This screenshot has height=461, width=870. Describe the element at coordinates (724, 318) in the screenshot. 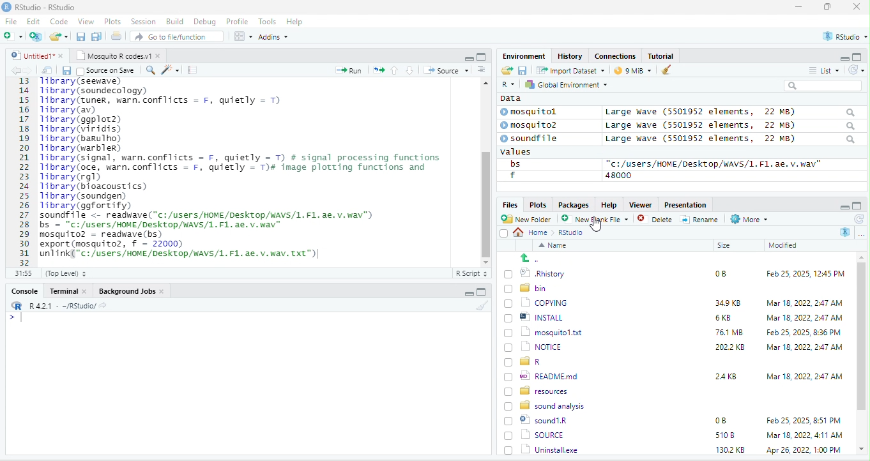

I see `6KB` at that location.